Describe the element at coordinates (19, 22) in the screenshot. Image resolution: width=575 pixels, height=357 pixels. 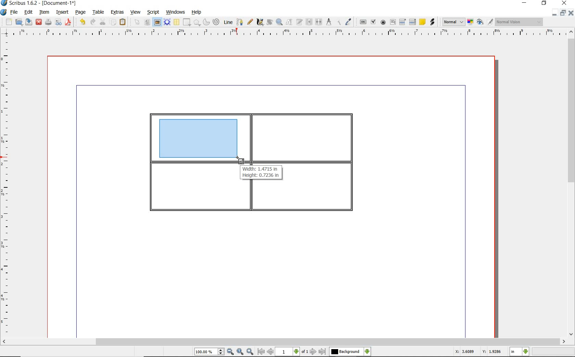
I see `open` at that location.